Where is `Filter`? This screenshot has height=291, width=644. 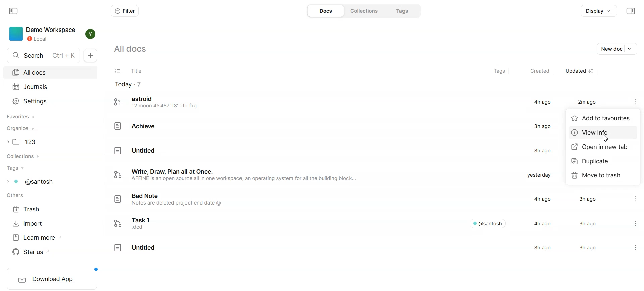
Filter is located at coordinates (124, 11).